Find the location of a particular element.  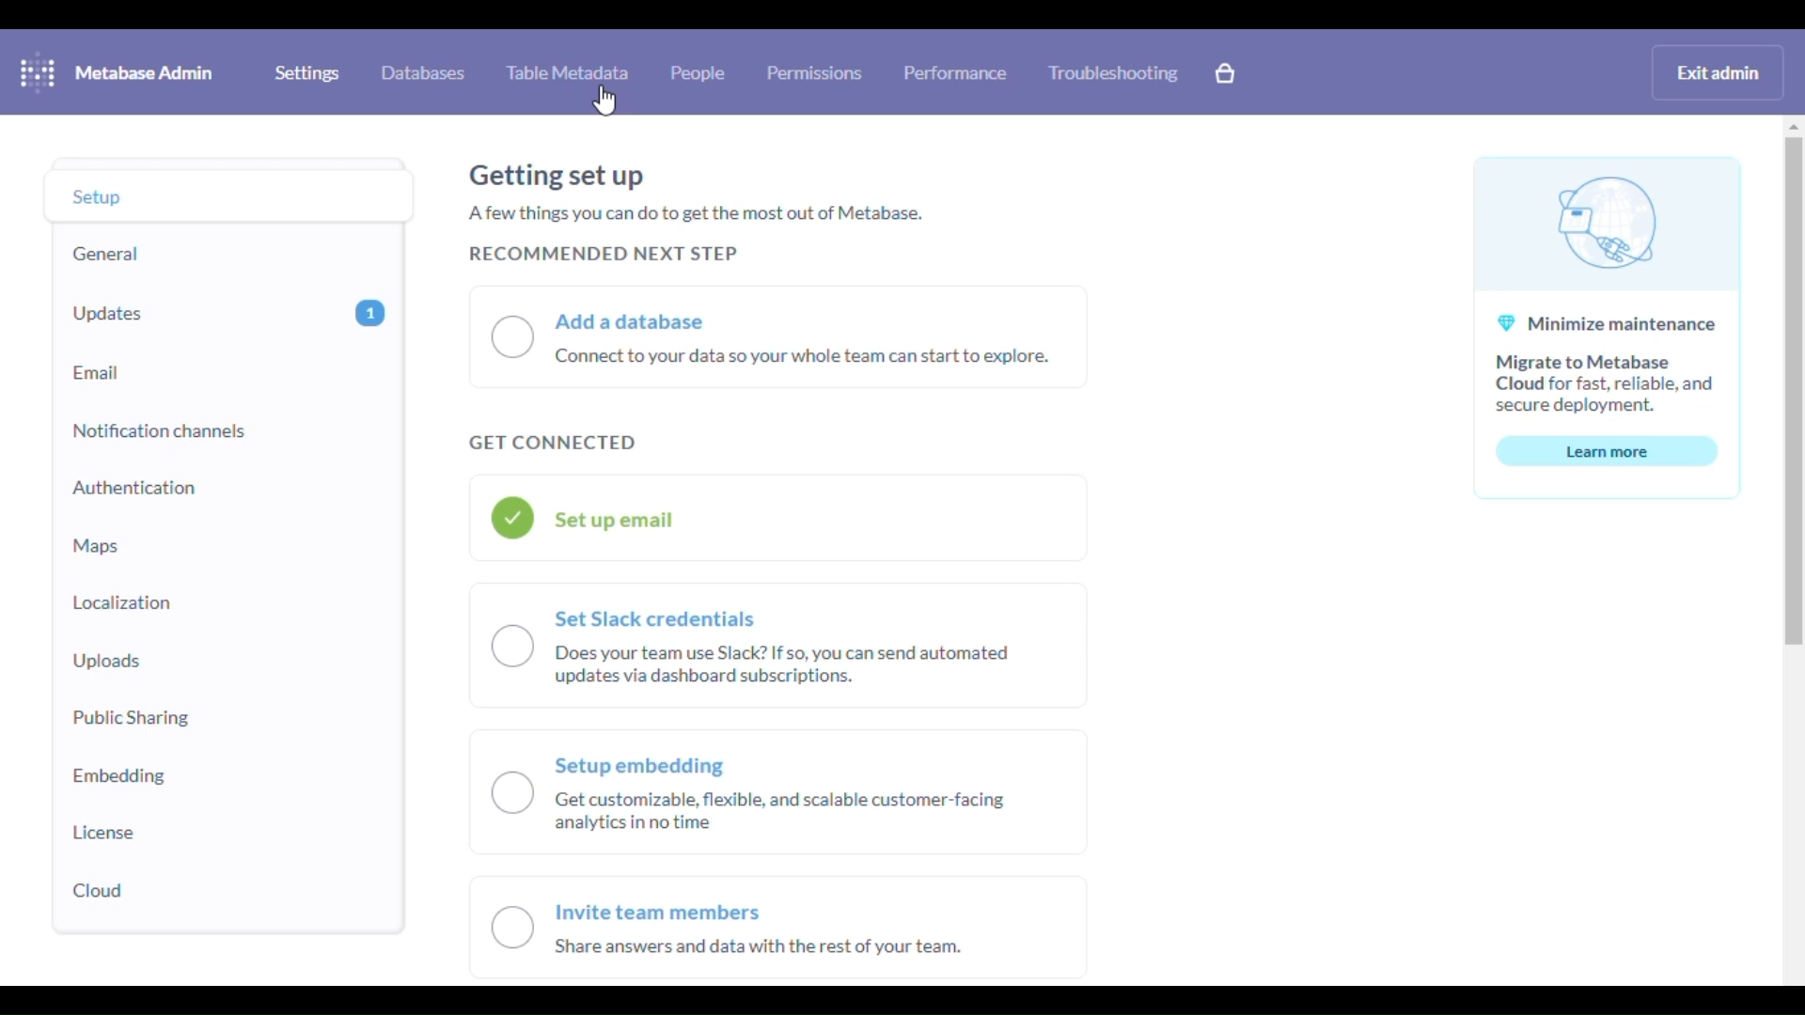

permissions is located at coordinates (816, 72).